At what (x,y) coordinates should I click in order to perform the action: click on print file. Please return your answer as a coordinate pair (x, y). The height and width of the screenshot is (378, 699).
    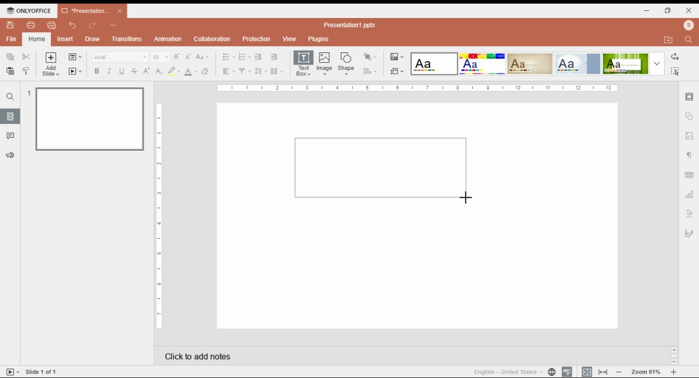
    Looking at the image, I should click on (30, 25).